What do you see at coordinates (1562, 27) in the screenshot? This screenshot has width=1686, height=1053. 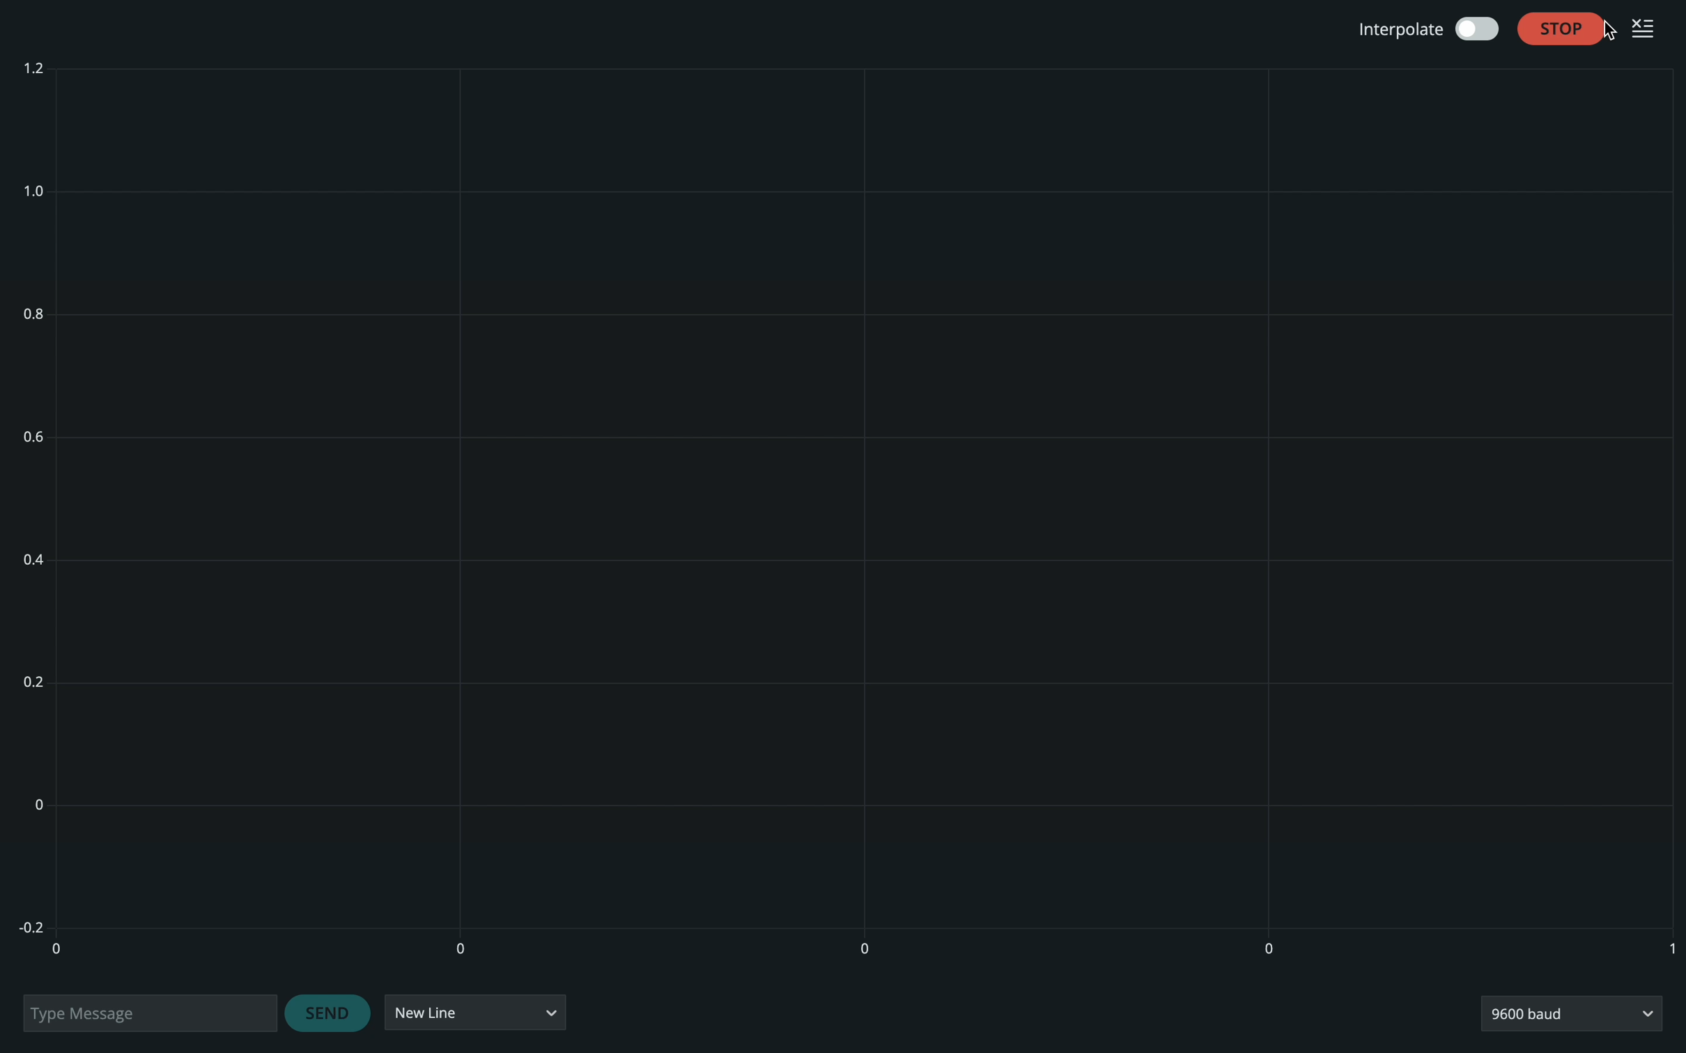 I see `stop` at bounding box center [1562, 27].